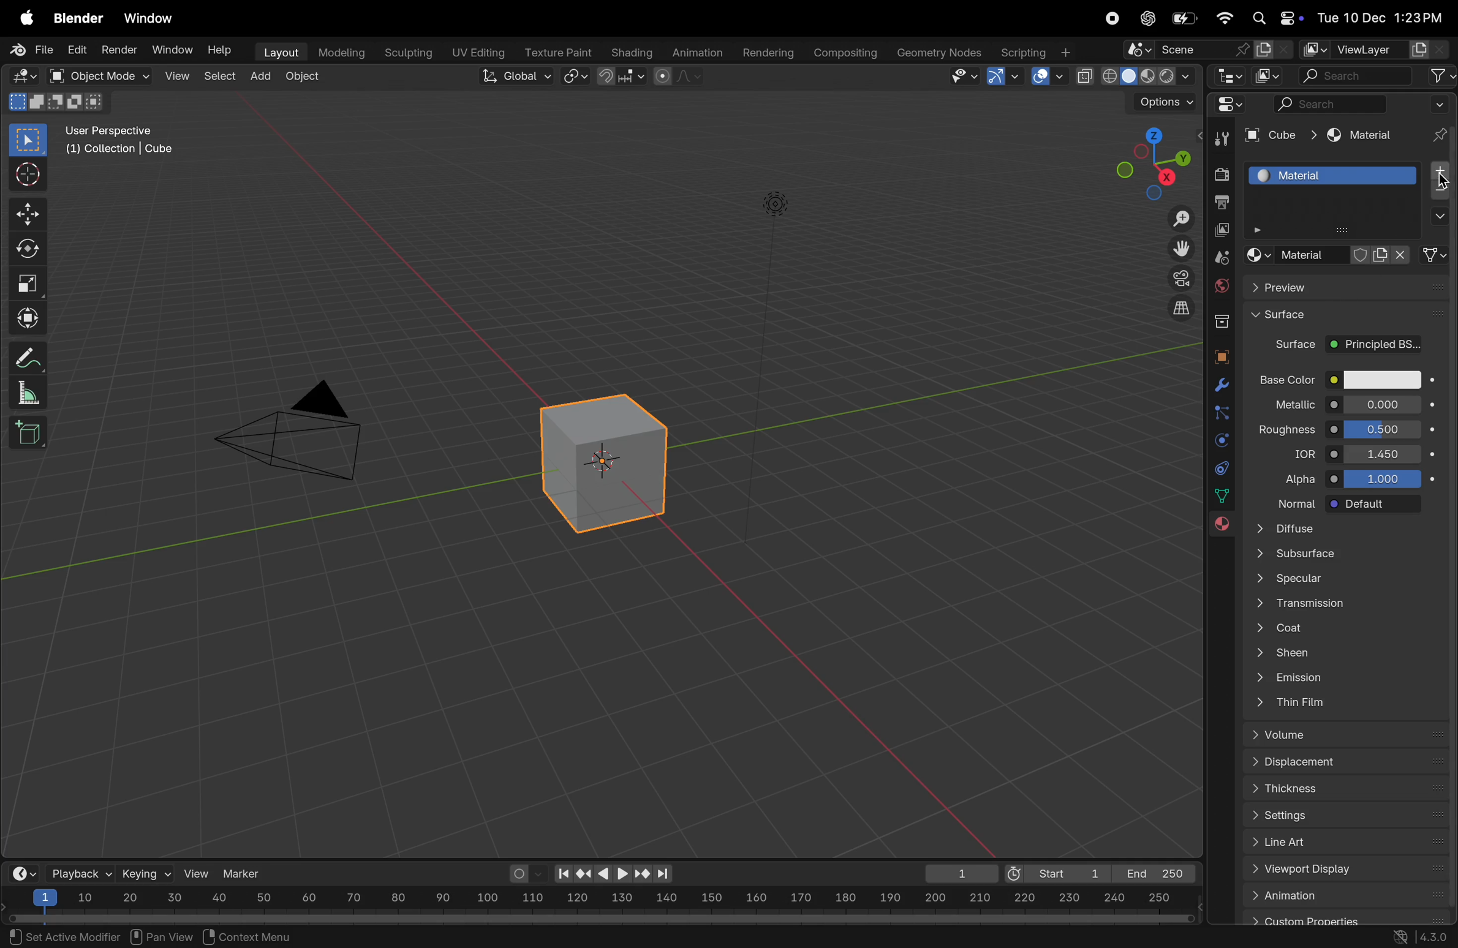  What do you see at coordinates (278, 51) in the screenshot?
I see `Layout` at bounding box center [278, 51].